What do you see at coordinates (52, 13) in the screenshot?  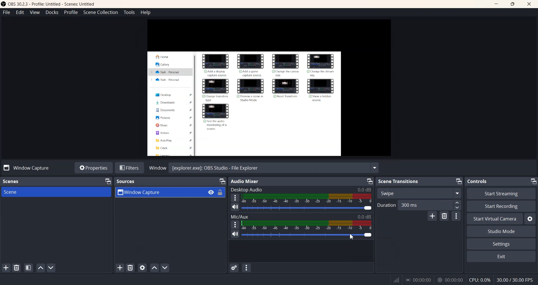 I see `Docks` at bounding box center [52, 13].